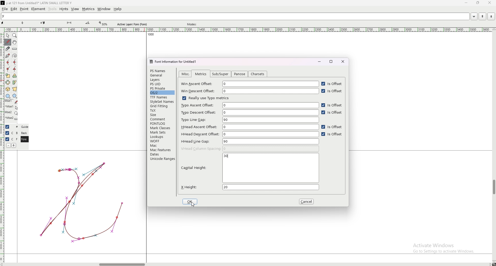 The height and width of the screenshot is (266, 496). Describe the element at coordinates (192, 205) in the screenshot. I see `cursor` at that location.